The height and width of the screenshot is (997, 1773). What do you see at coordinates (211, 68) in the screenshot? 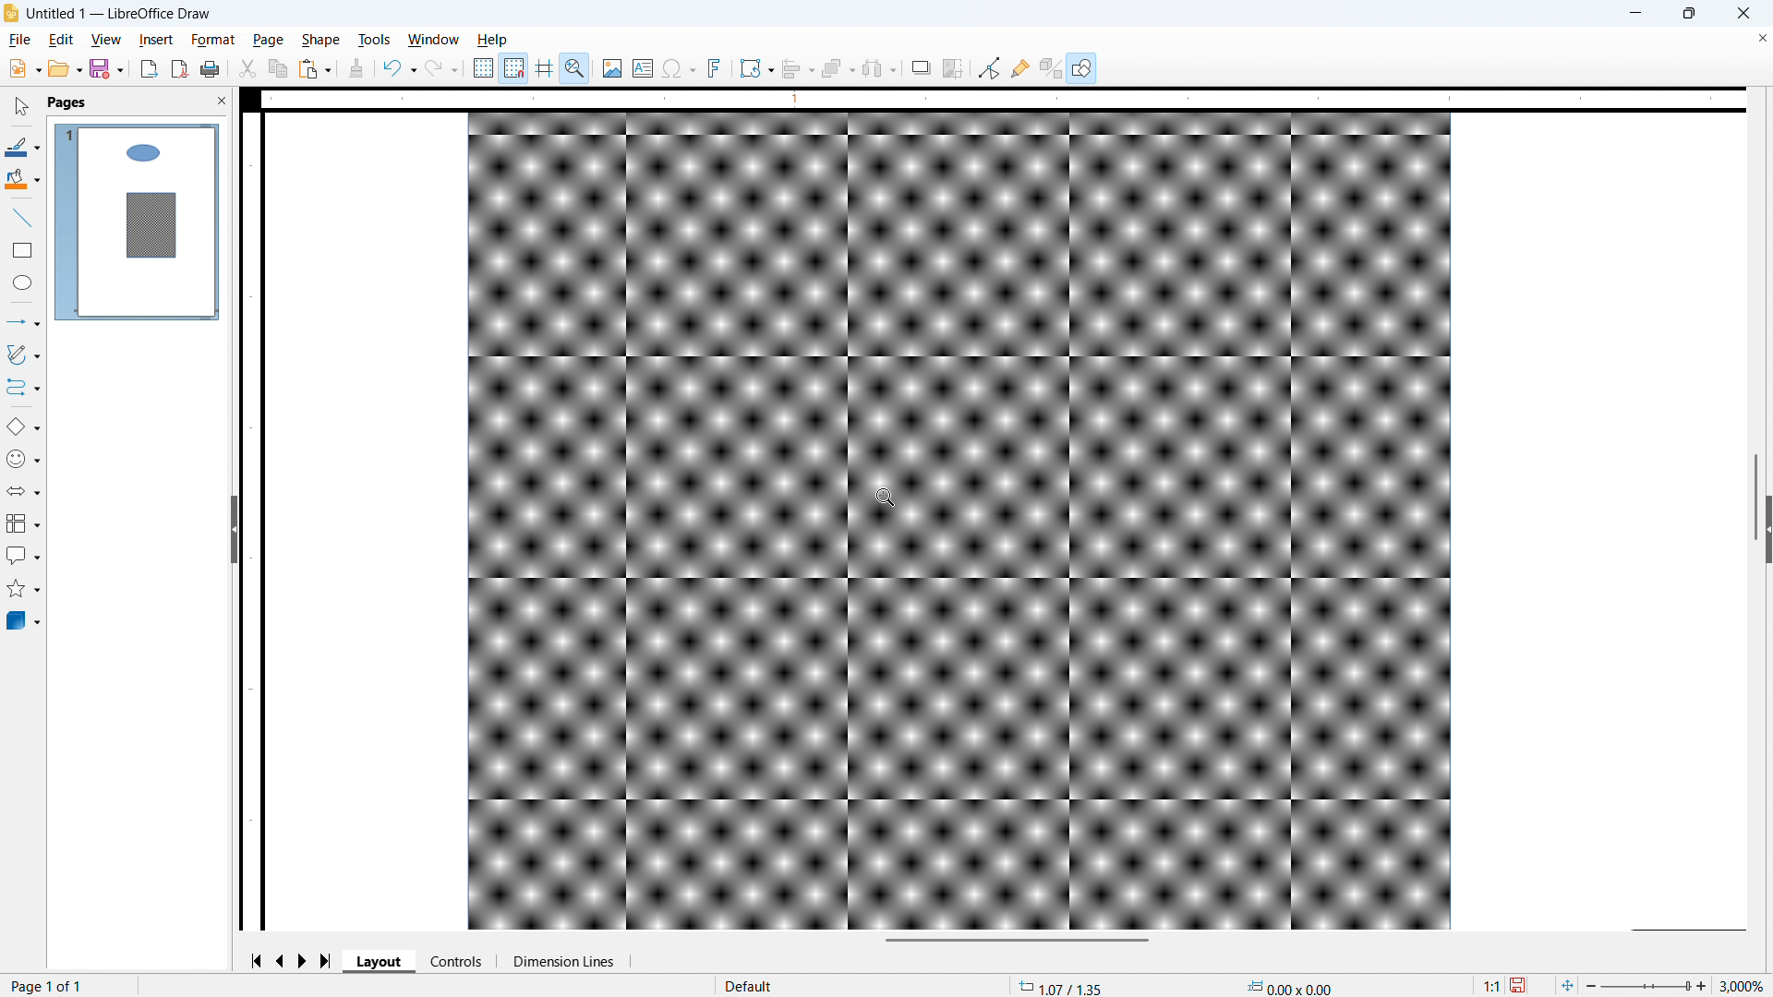
I see `Print ` at bounding box center [211, 68].